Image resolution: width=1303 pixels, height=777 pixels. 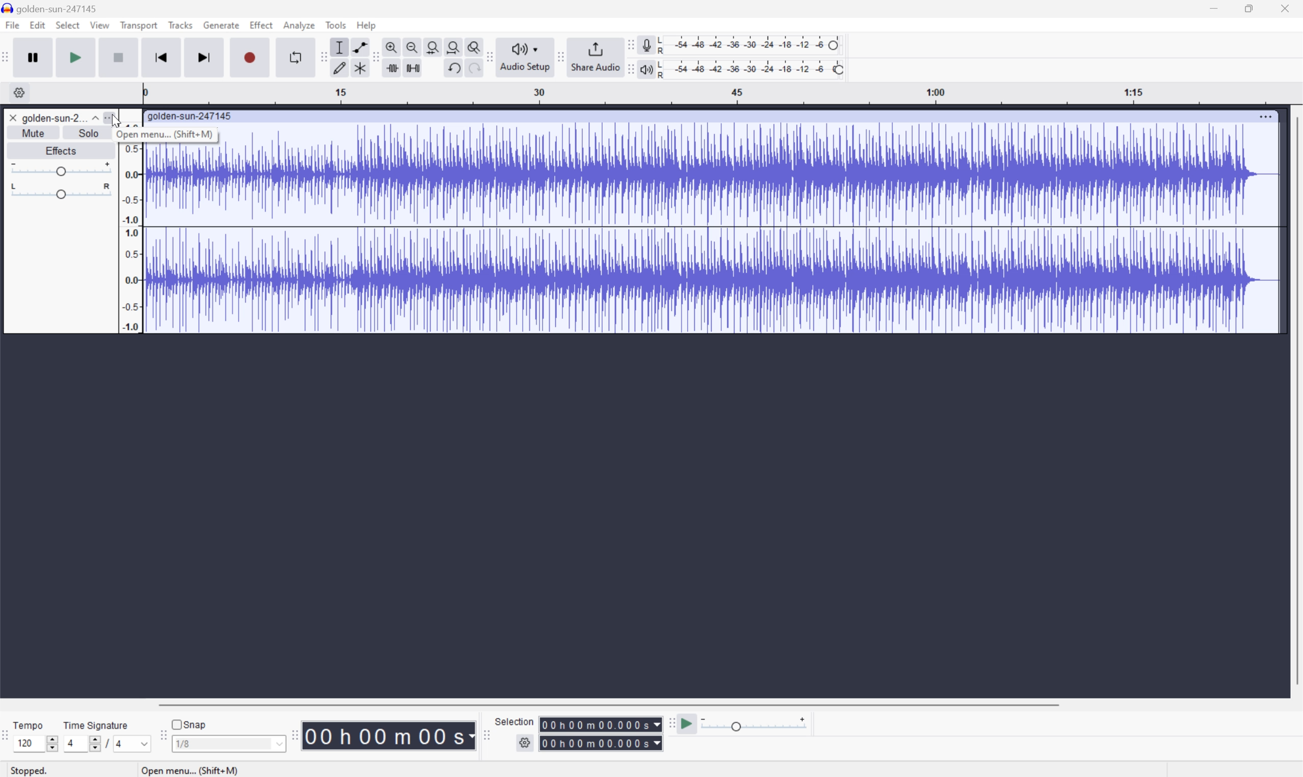 What do you see at coordinates (294, 56) in the screenshot?
I see `Enable looping` at bounding box center [294, 56].